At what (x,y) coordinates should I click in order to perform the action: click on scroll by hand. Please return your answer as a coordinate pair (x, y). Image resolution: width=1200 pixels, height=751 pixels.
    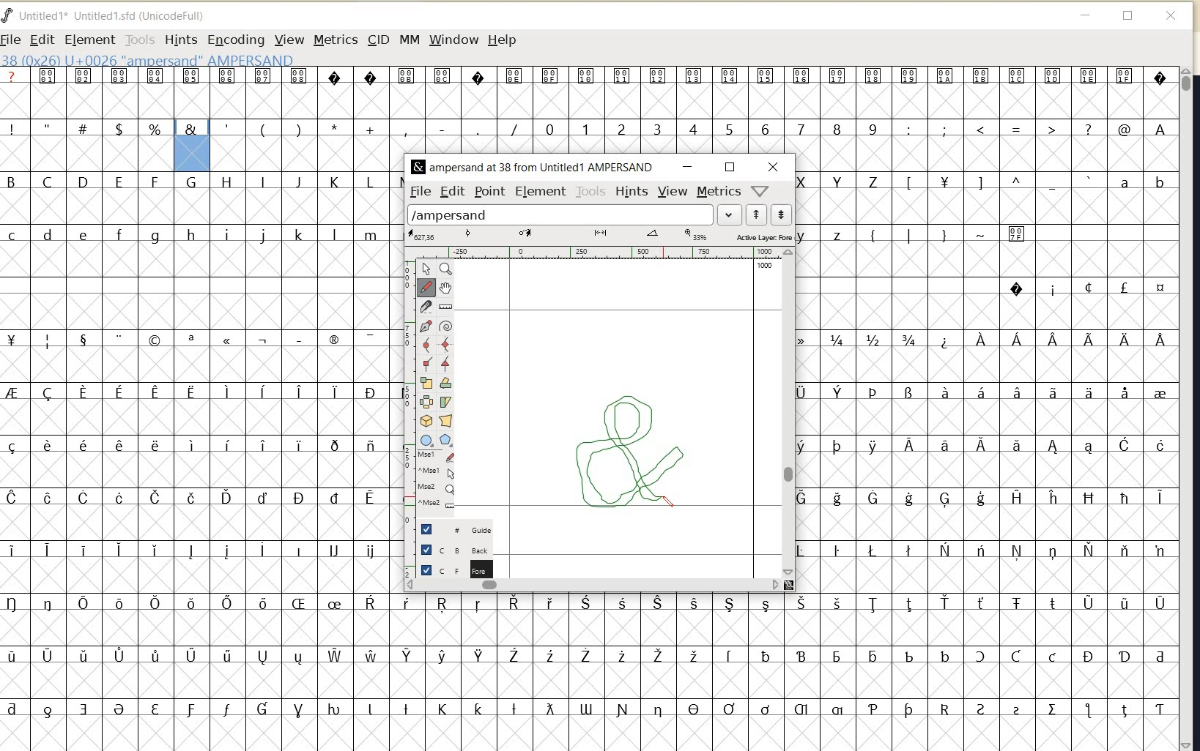
    Looking at the image, I should click on (445, 288).